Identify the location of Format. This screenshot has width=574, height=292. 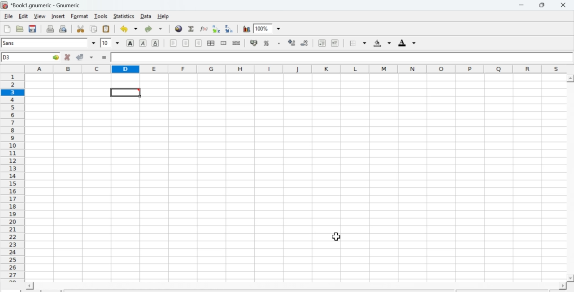
(80, 16).